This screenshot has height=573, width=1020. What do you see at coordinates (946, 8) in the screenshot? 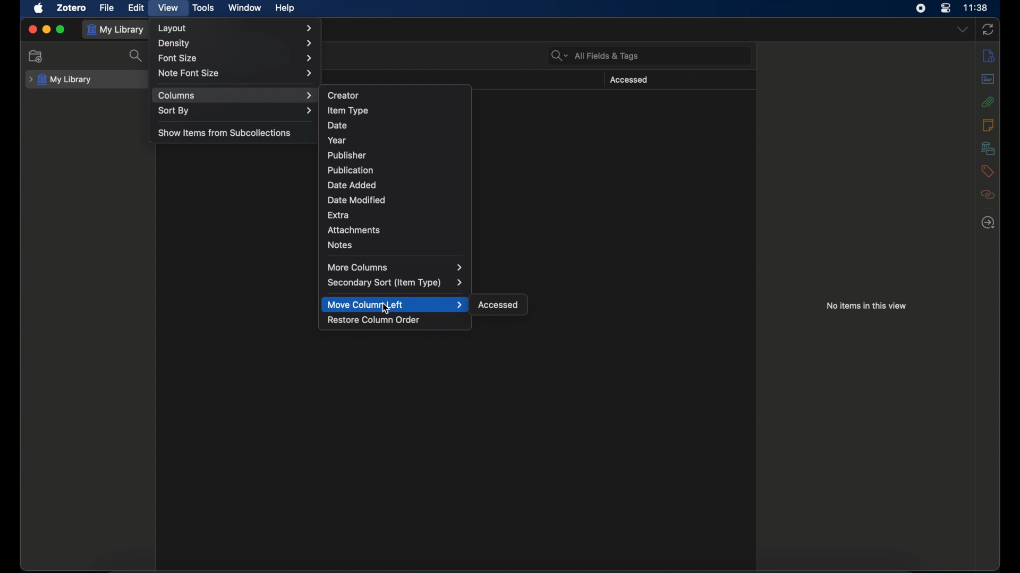
I see `control center` at bounding box center [946, 8].